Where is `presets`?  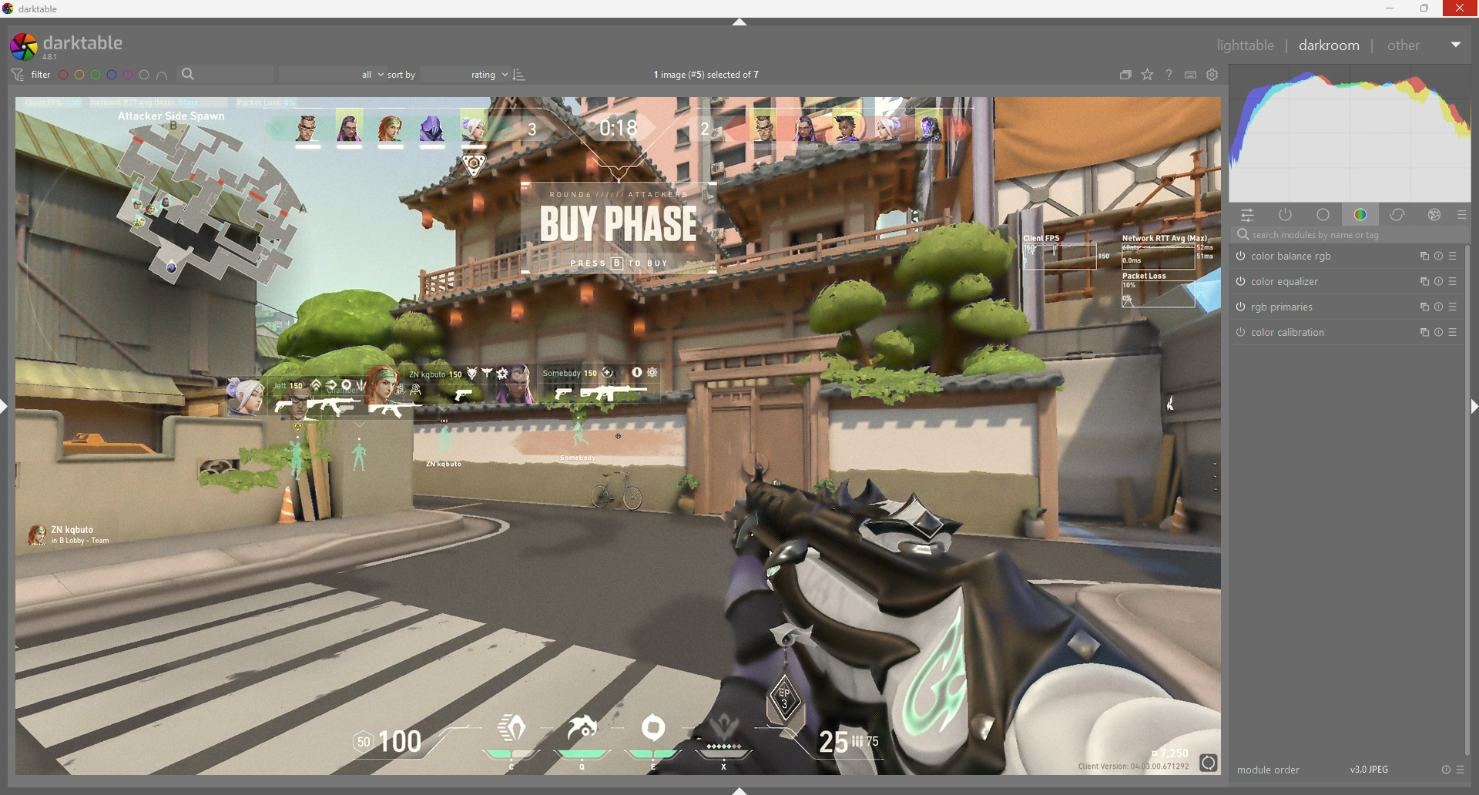
presets is located at coordinates (1453, 307).